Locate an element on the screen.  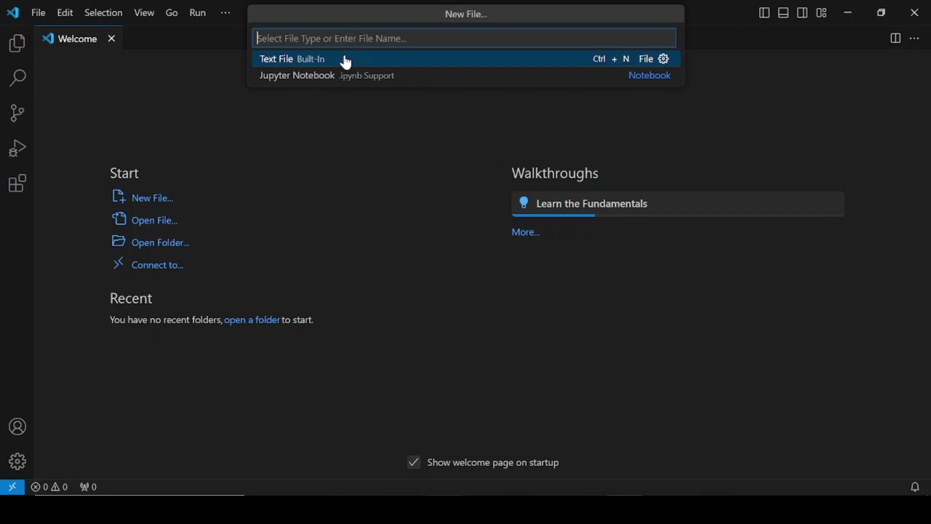
split editor right split editor down is located at coordinates (896, 37).